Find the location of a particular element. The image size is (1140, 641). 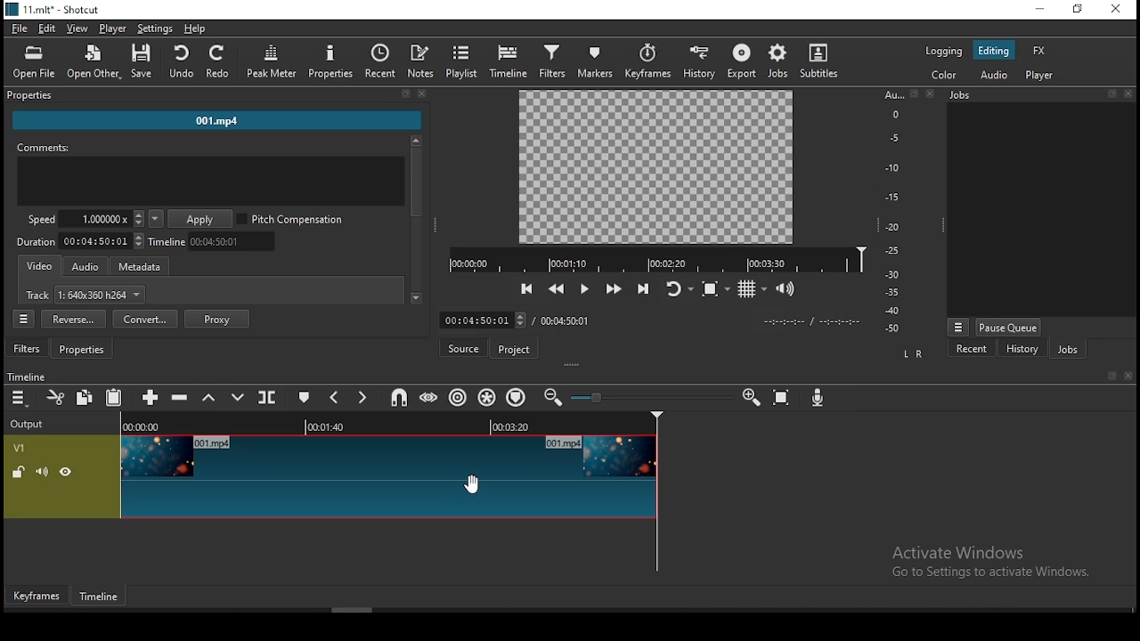

view is located at coordinates (77, 28).